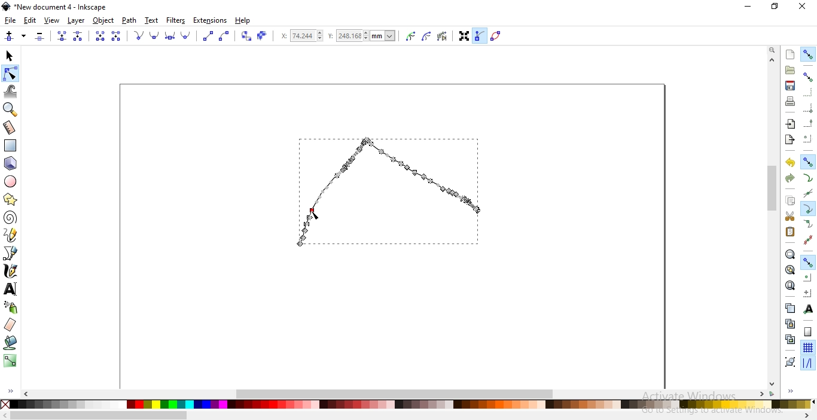 Image resolution: width=817 pixels, height=420 pixels. Describe the element at coordinates (24, 36) in the screenshot. I see `insert new nodes into selected segments` at that location.